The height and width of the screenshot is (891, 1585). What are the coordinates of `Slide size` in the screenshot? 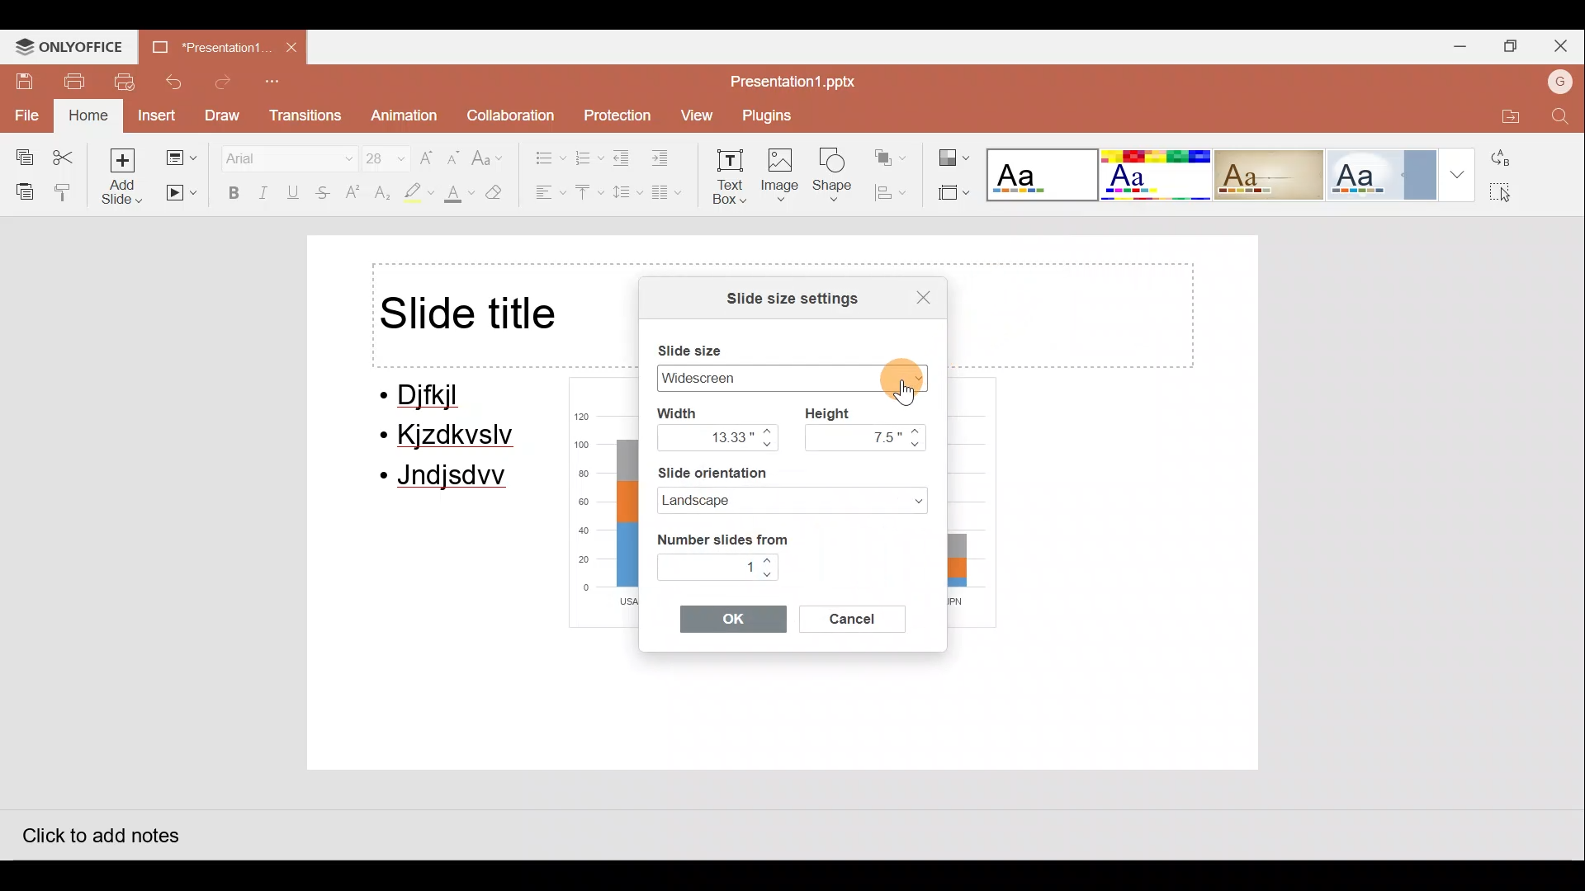 It's located at (698, 346).